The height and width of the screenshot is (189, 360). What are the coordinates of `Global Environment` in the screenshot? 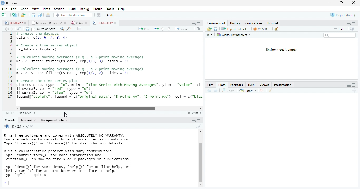 It's located at (233, 35).